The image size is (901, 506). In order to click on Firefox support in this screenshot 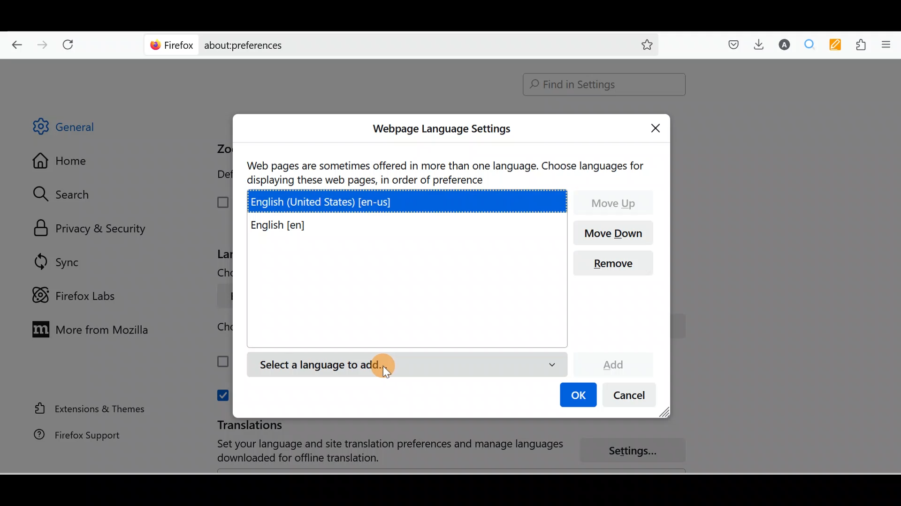, I will do `click(71, 435)`.